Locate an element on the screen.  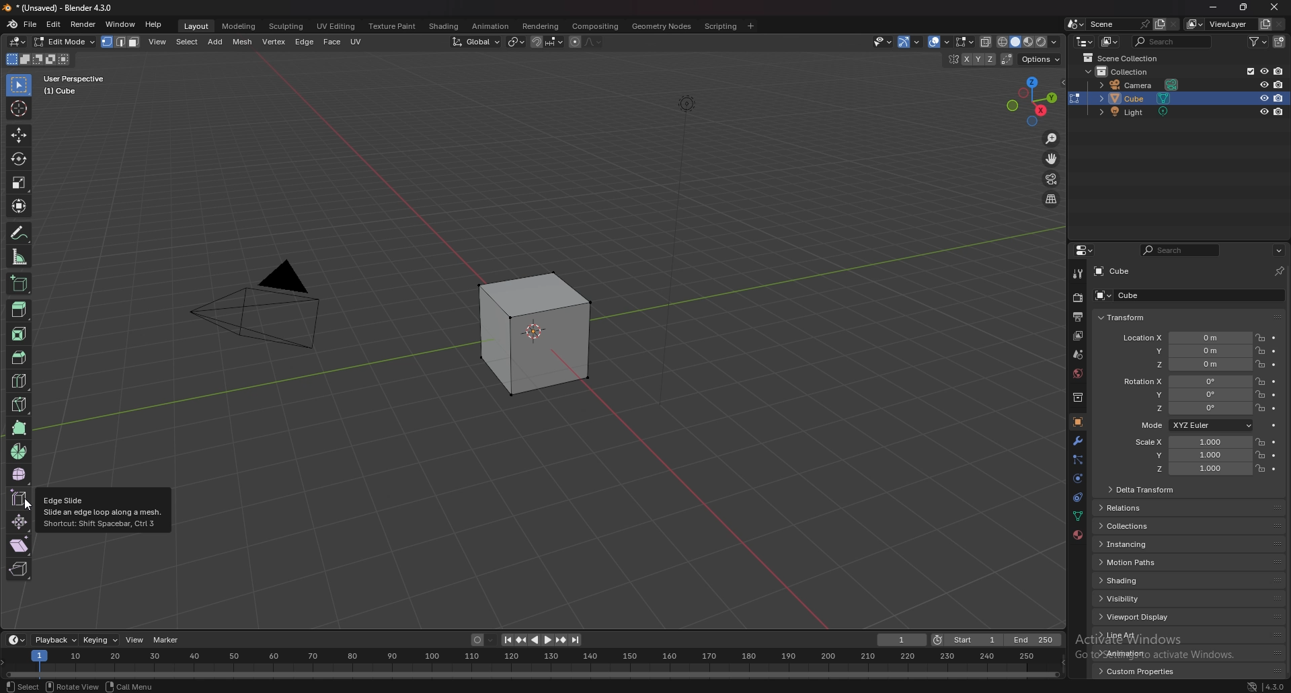
bevel is located at coordinates (17, 357).